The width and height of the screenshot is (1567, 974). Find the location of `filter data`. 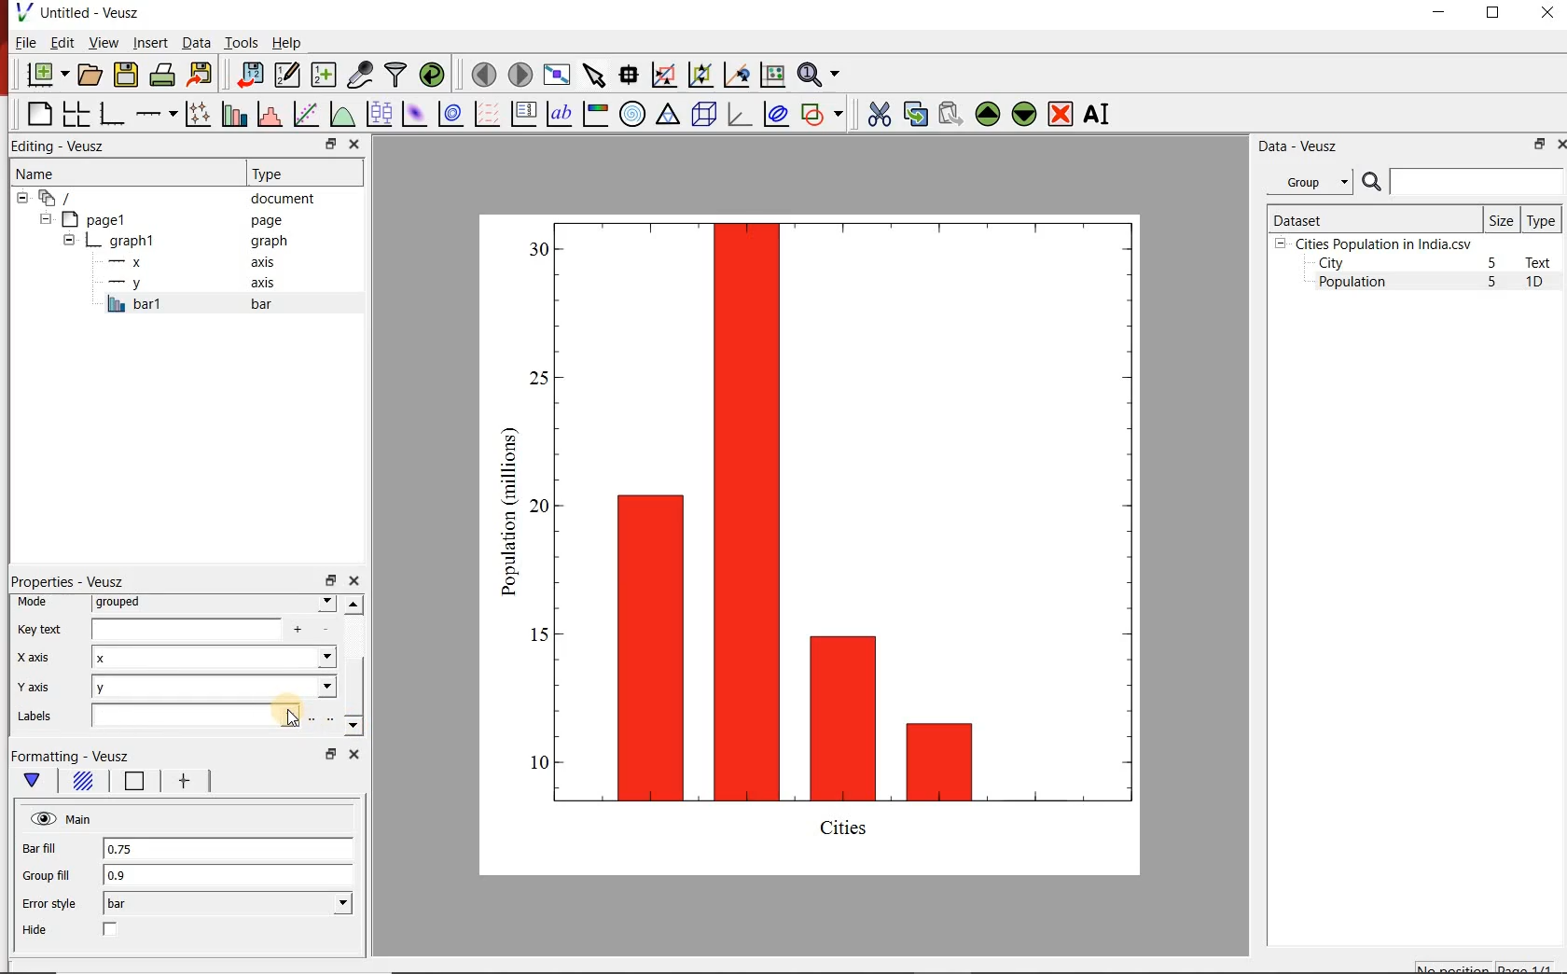

filter data is located at coordinates (396, 76).